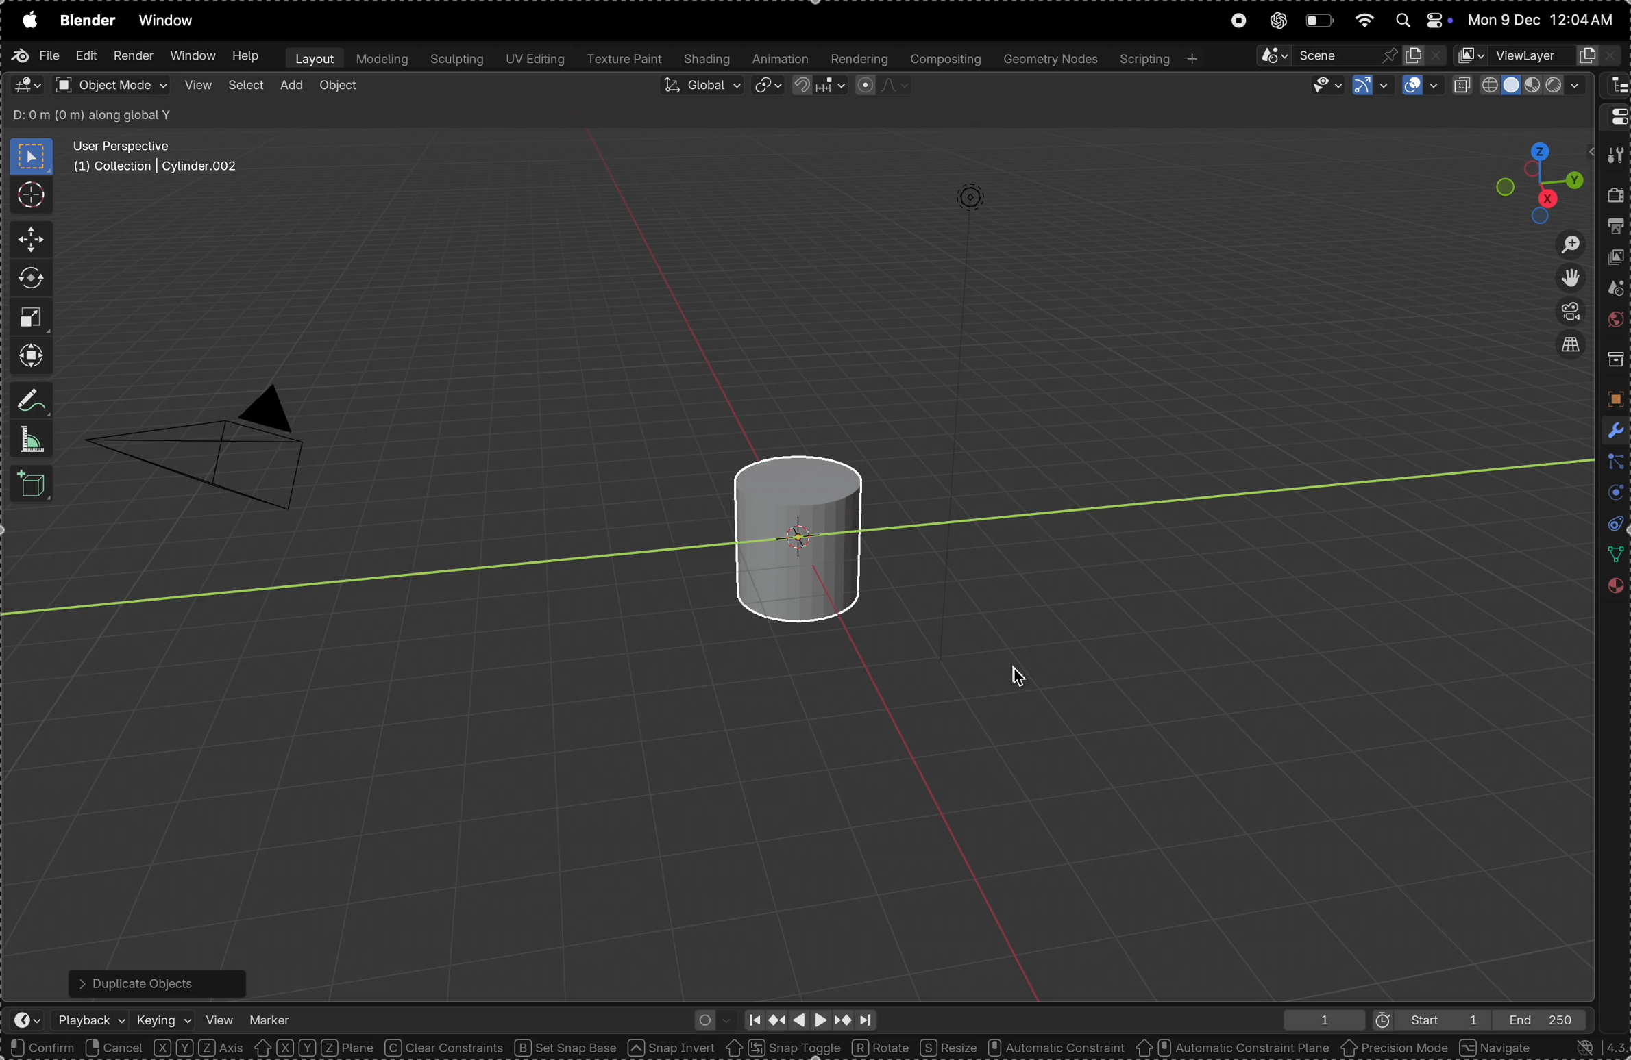  Describe the element at coordinates (87, 20) in the screenshot. I see `Blender` at that location.